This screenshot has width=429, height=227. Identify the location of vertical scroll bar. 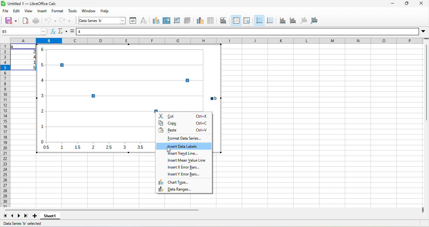
(426, 80).